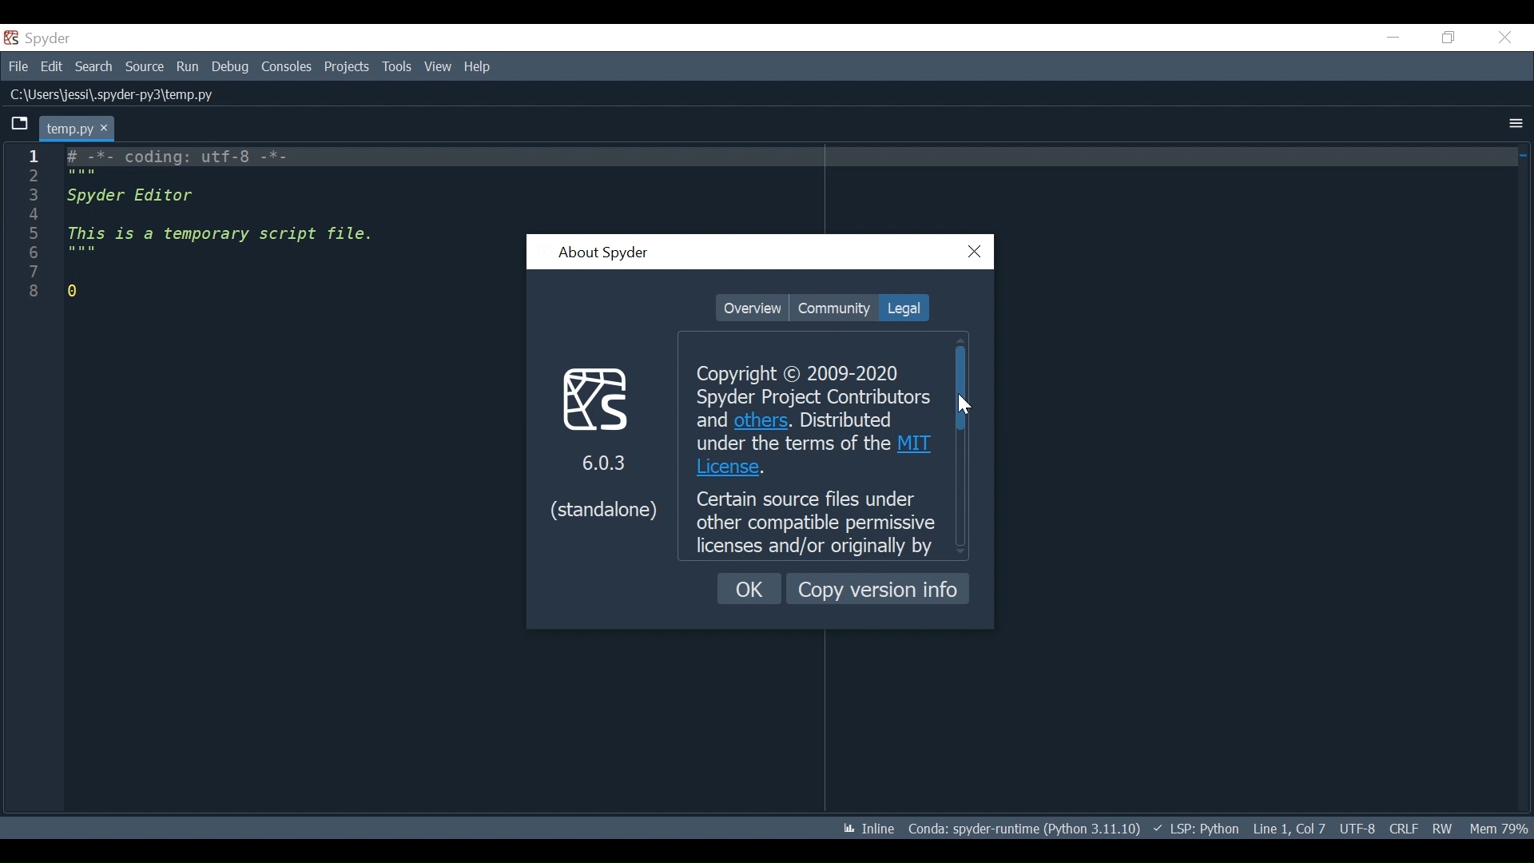 The height and width of the screenshot is (863, 1534). Describe the element at coordinates (1196, 829) in the screenshot. I see `LSP: Python` at that location.